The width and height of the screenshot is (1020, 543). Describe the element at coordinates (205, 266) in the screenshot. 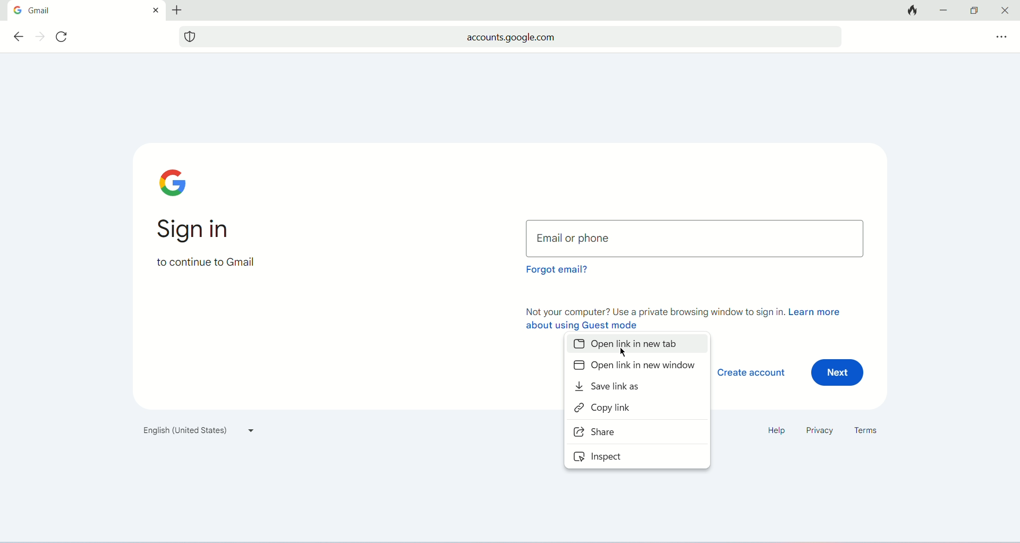

I see `to continue to gmail` at that location.